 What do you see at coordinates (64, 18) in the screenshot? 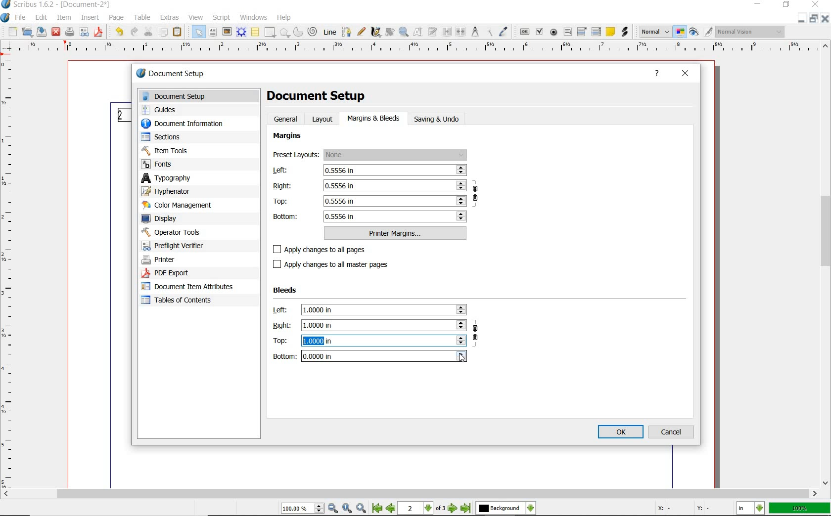
I see `item` at bounding box center [64, 18].